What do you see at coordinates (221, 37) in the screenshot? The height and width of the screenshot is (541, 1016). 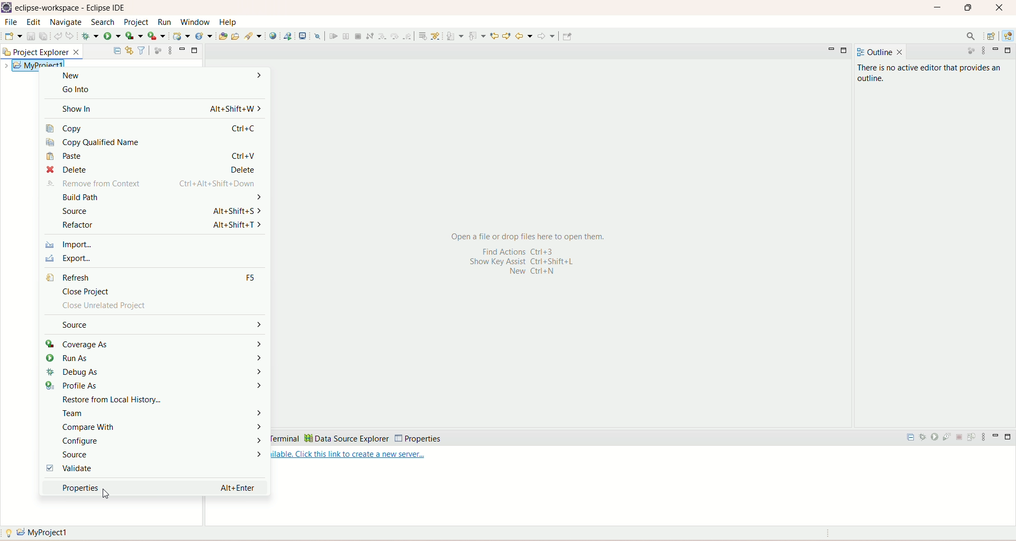 I see `open type` at bounding box center [221, 37].